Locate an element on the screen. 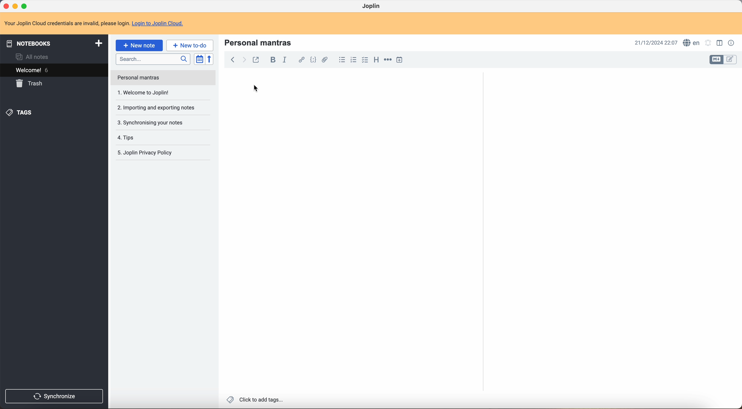 This screenshot has width=742, height=409. toggle sort order field is located at coordinates (199, 59).